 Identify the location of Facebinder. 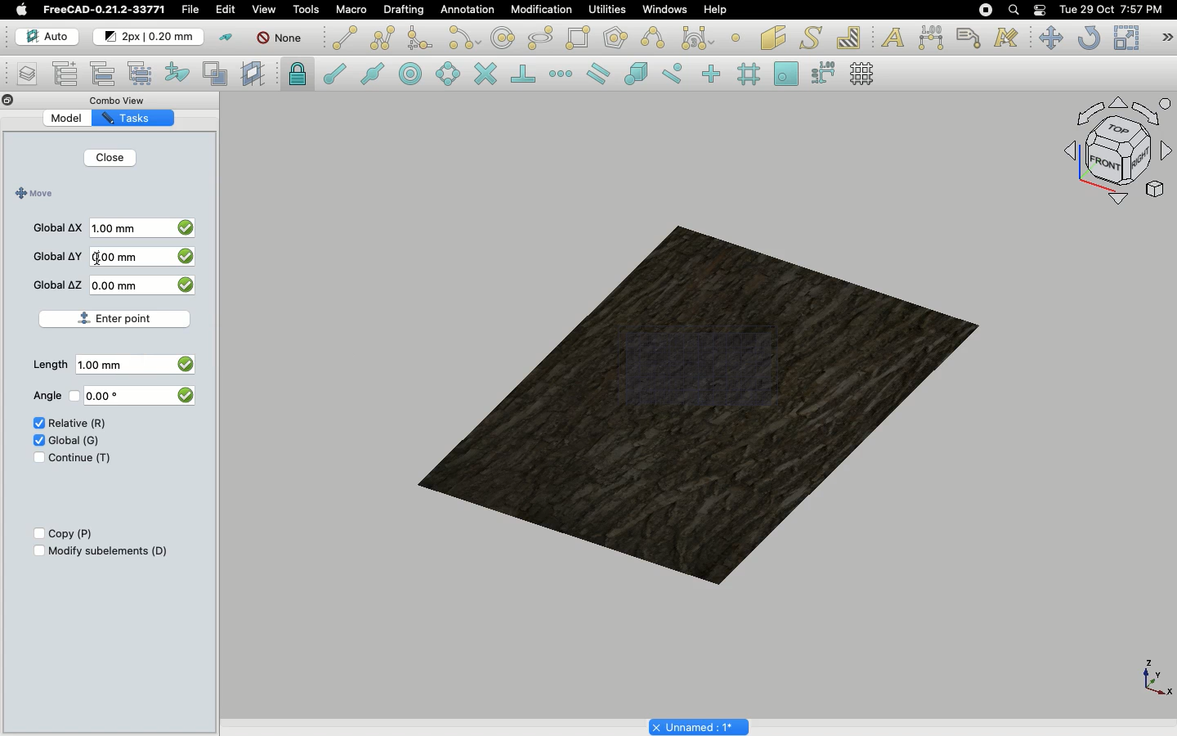
(773, 39).